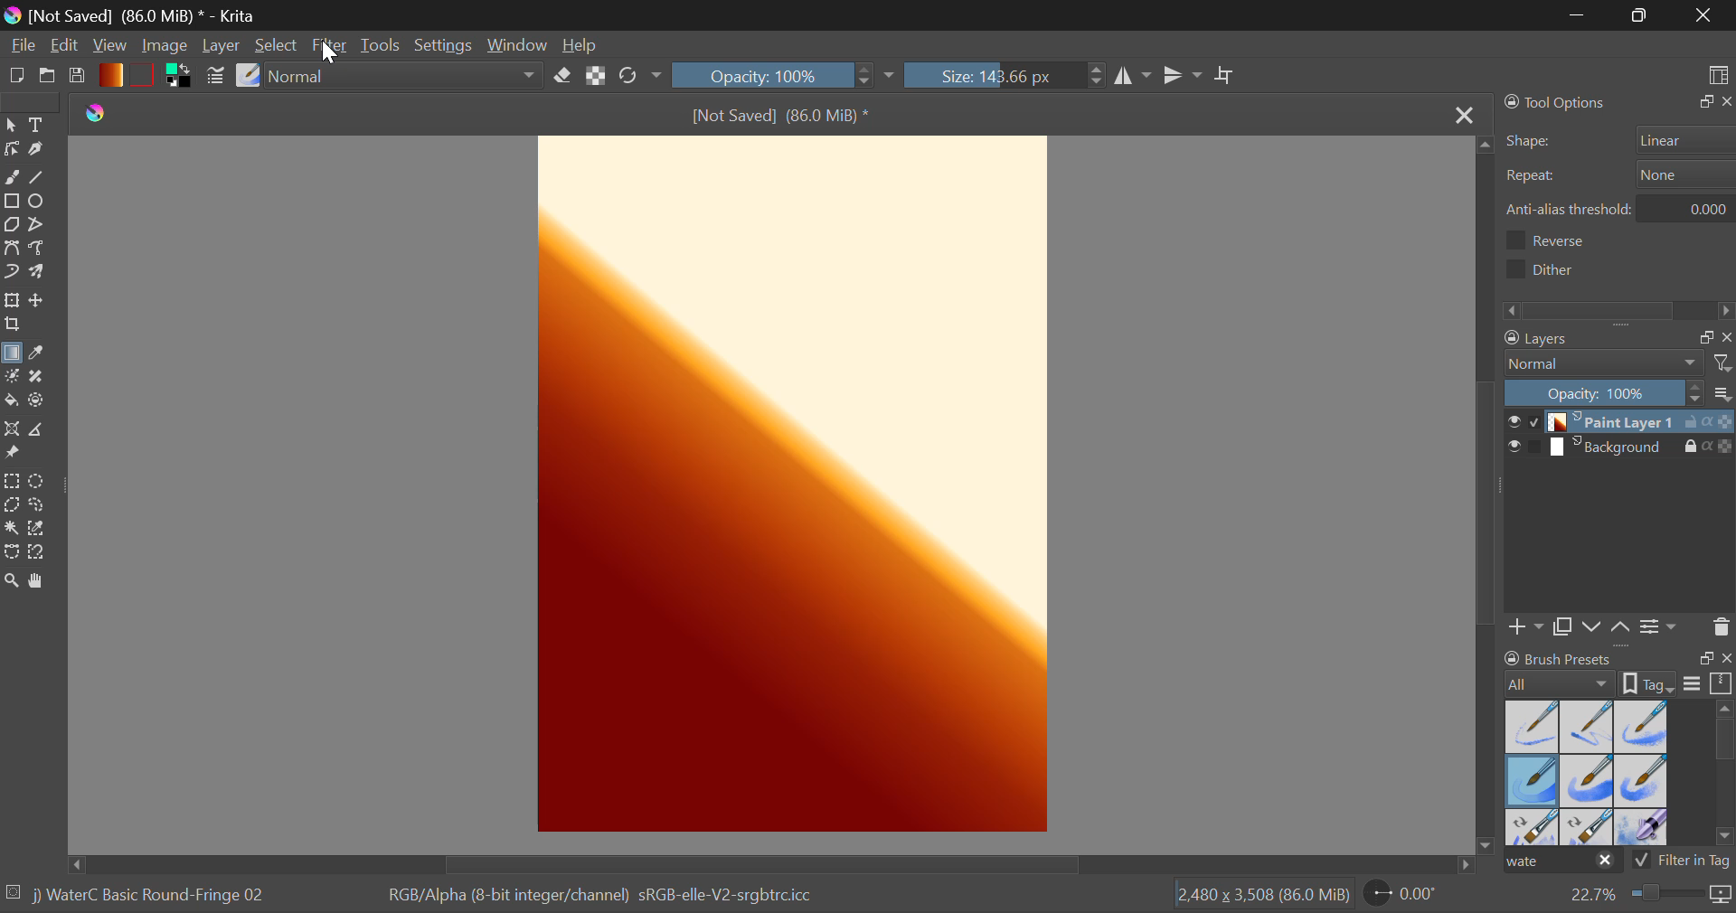  Describe the element at coordinates (78, 76) in the screenshot. I see `Save` at that location.